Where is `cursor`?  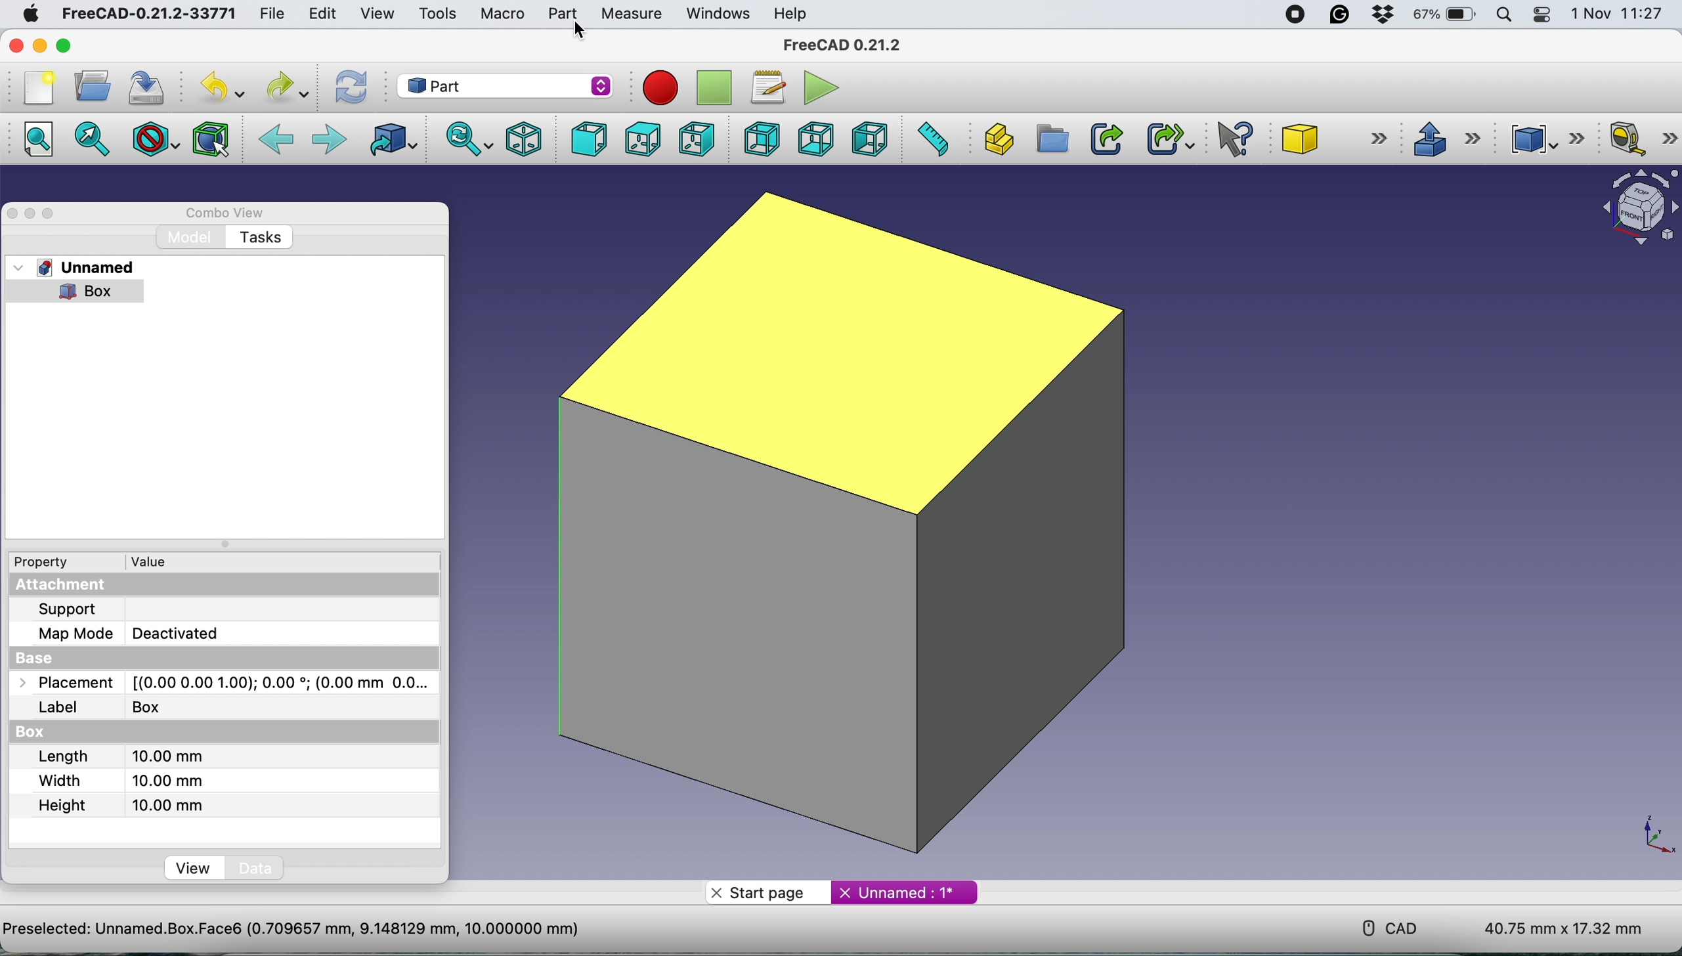 cursor is located at coordinates (580, 32).